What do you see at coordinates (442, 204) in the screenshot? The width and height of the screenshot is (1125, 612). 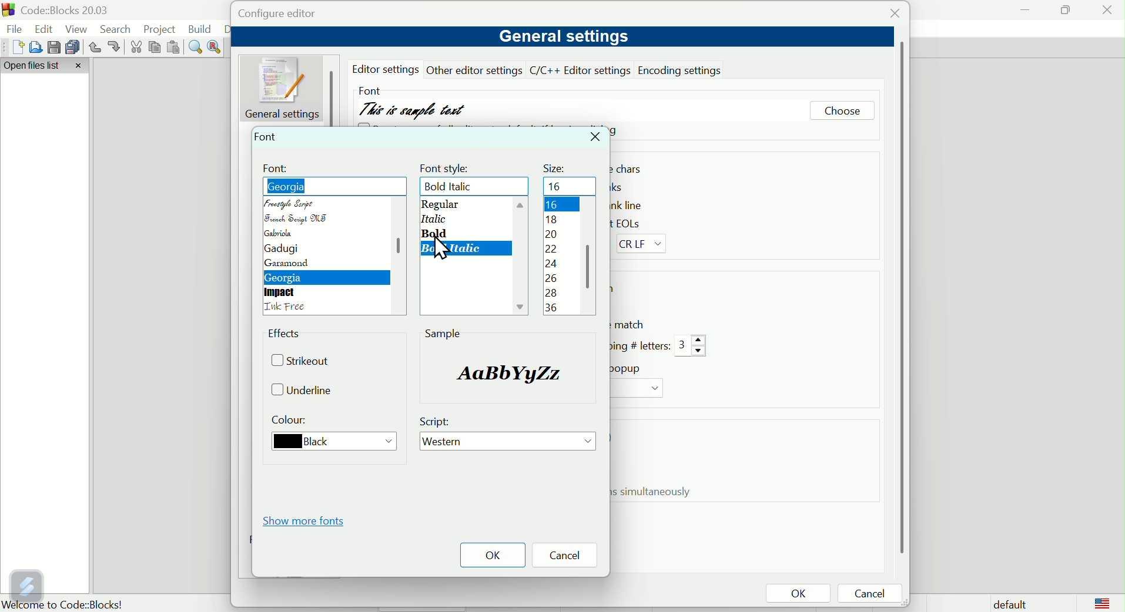 I see `Regular` at bounding box center [442, 204].